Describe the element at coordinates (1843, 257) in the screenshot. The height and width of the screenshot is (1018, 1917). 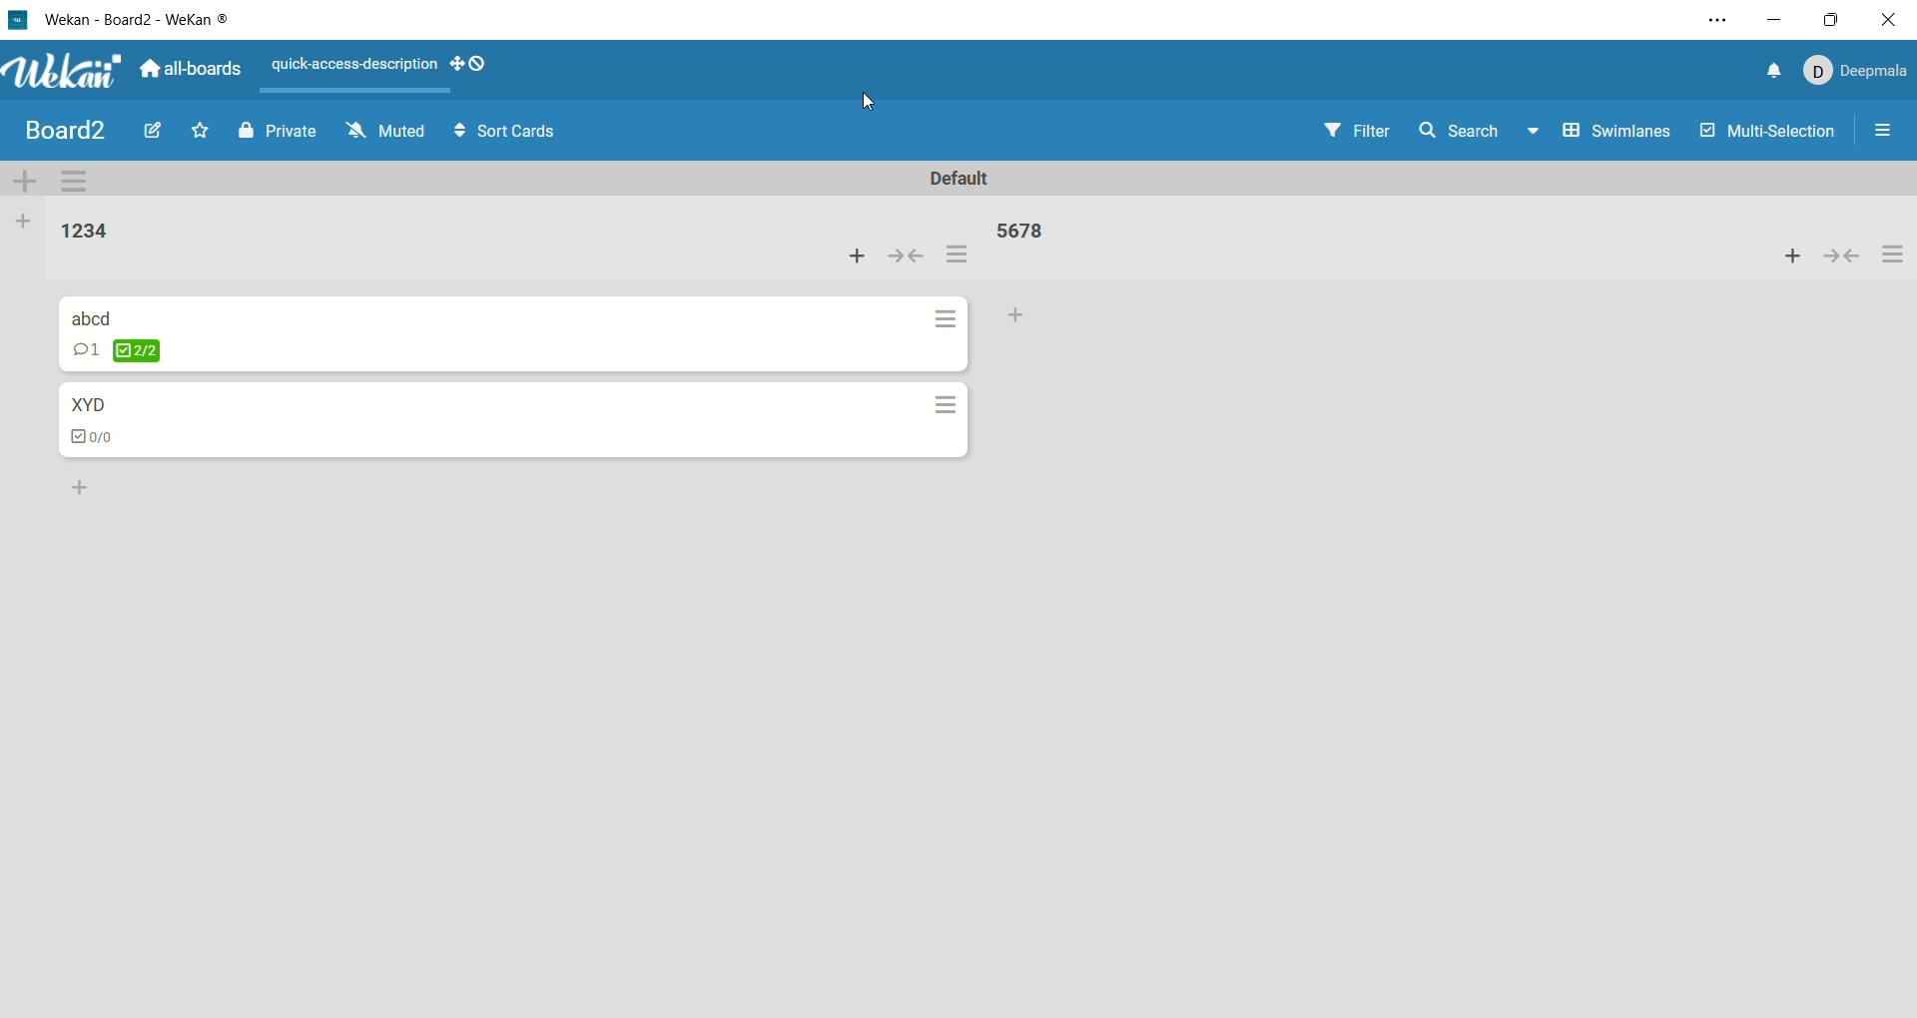
I see `collapse` at that location.